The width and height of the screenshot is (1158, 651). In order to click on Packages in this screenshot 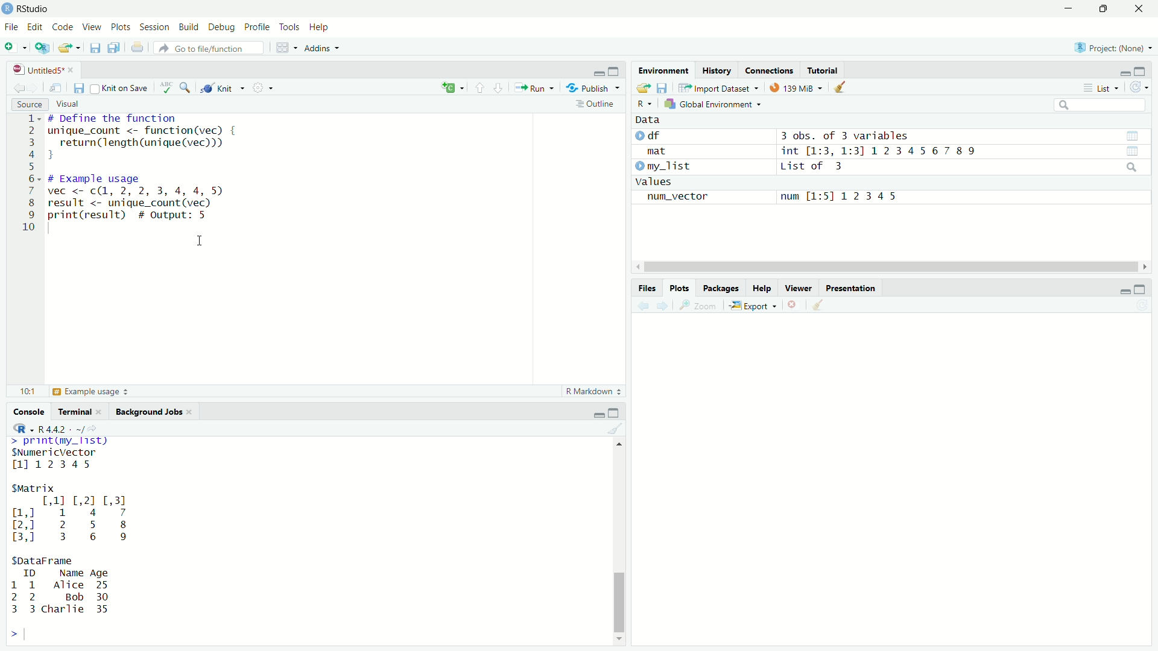, I will do `click(720, 288)`.